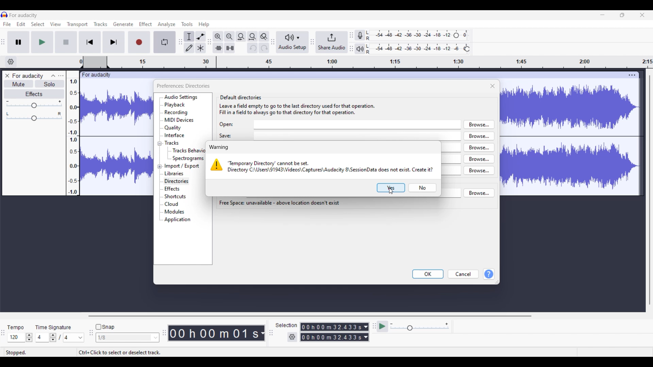 The height and width of the screenshot is (367, 653). Describe the element at coordinates (366, 332) in the screenshot. I see `Duration measurement` at that location.